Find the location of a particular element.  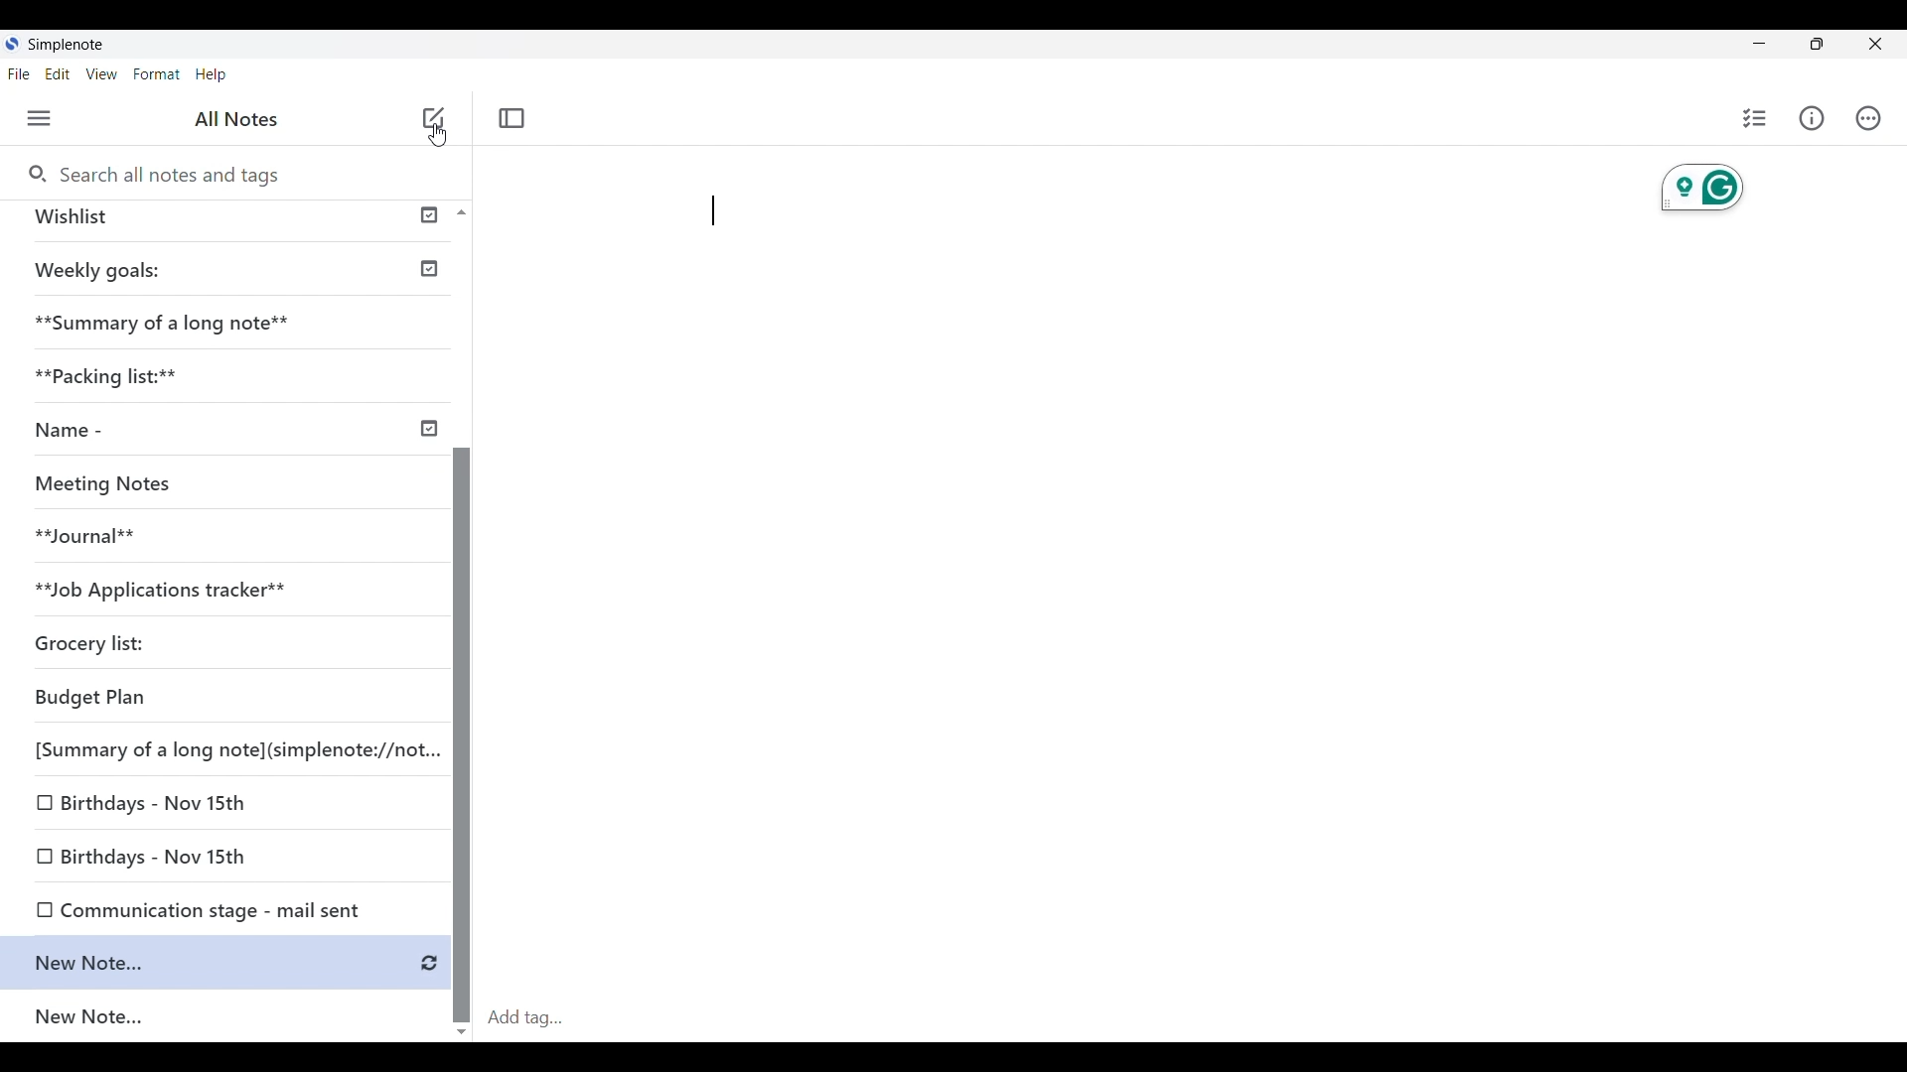

**Journal** is located at coordinates (90, 531).